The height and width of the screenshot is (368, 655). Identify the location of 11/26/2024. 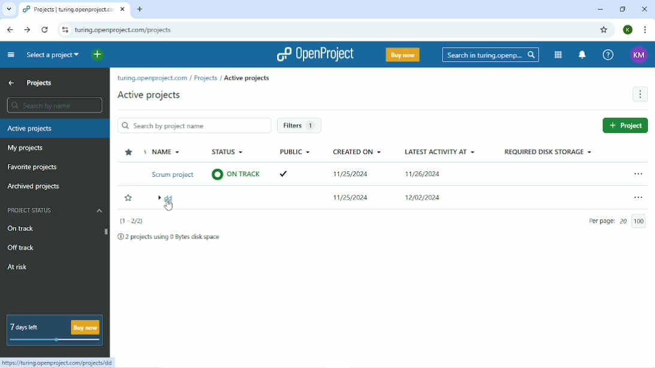
(425, 175).